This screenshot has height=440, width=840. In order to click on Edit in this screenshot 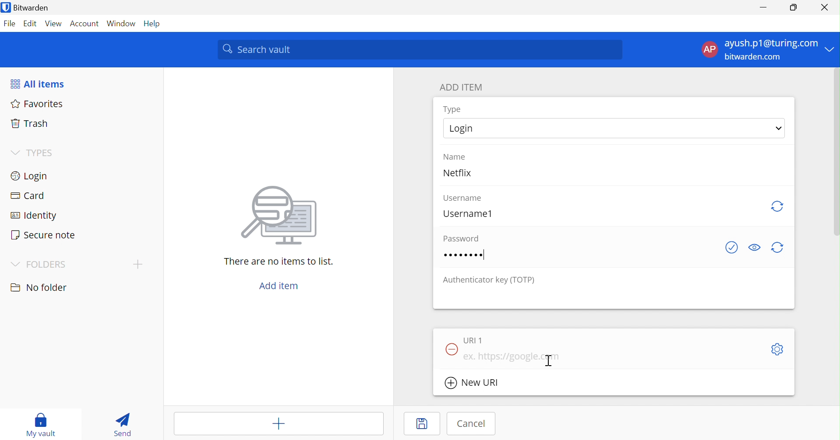, I will do `click(31, 24)`.